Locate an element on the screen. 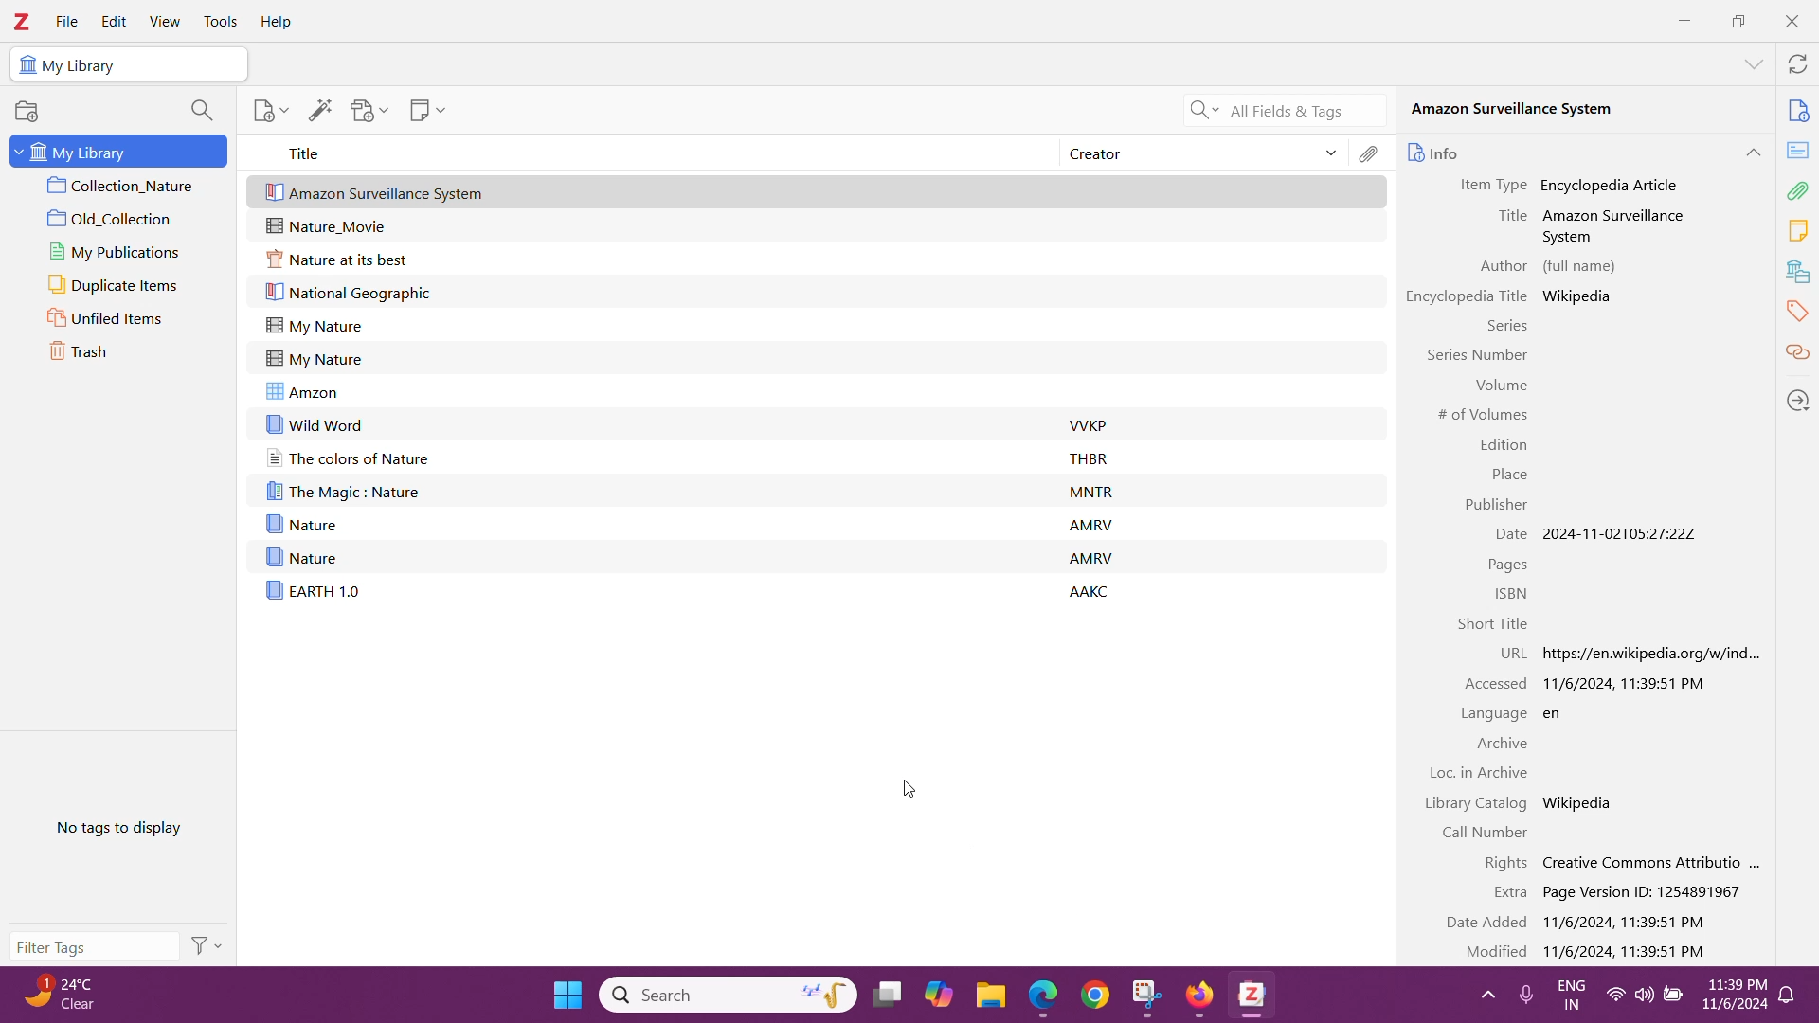 The width and height of the screenshot is (1819, 1023). microphone is located at coordinates (1523, 996).